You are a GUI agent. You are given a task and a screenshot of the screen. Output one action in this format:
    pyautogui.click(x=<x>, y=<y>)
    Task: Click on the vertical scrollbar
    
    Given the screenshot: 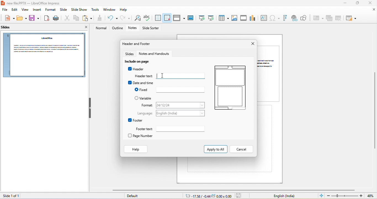 What is the action you would take?
    pyautogui.click(x=375, y=111)
    